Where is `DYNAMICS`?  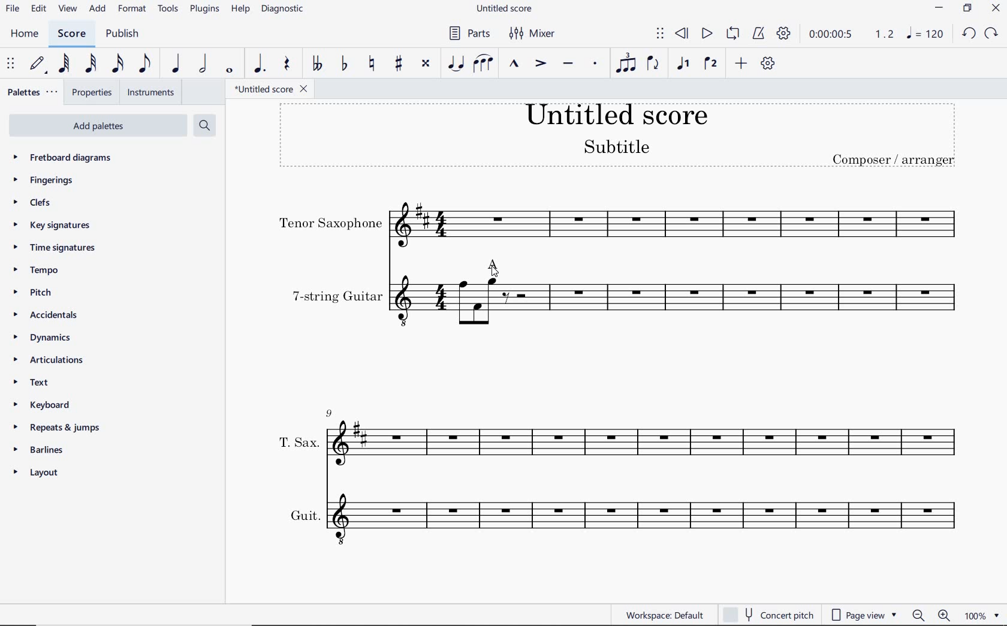 DYNAMICS is located at coordinates (53, 337).